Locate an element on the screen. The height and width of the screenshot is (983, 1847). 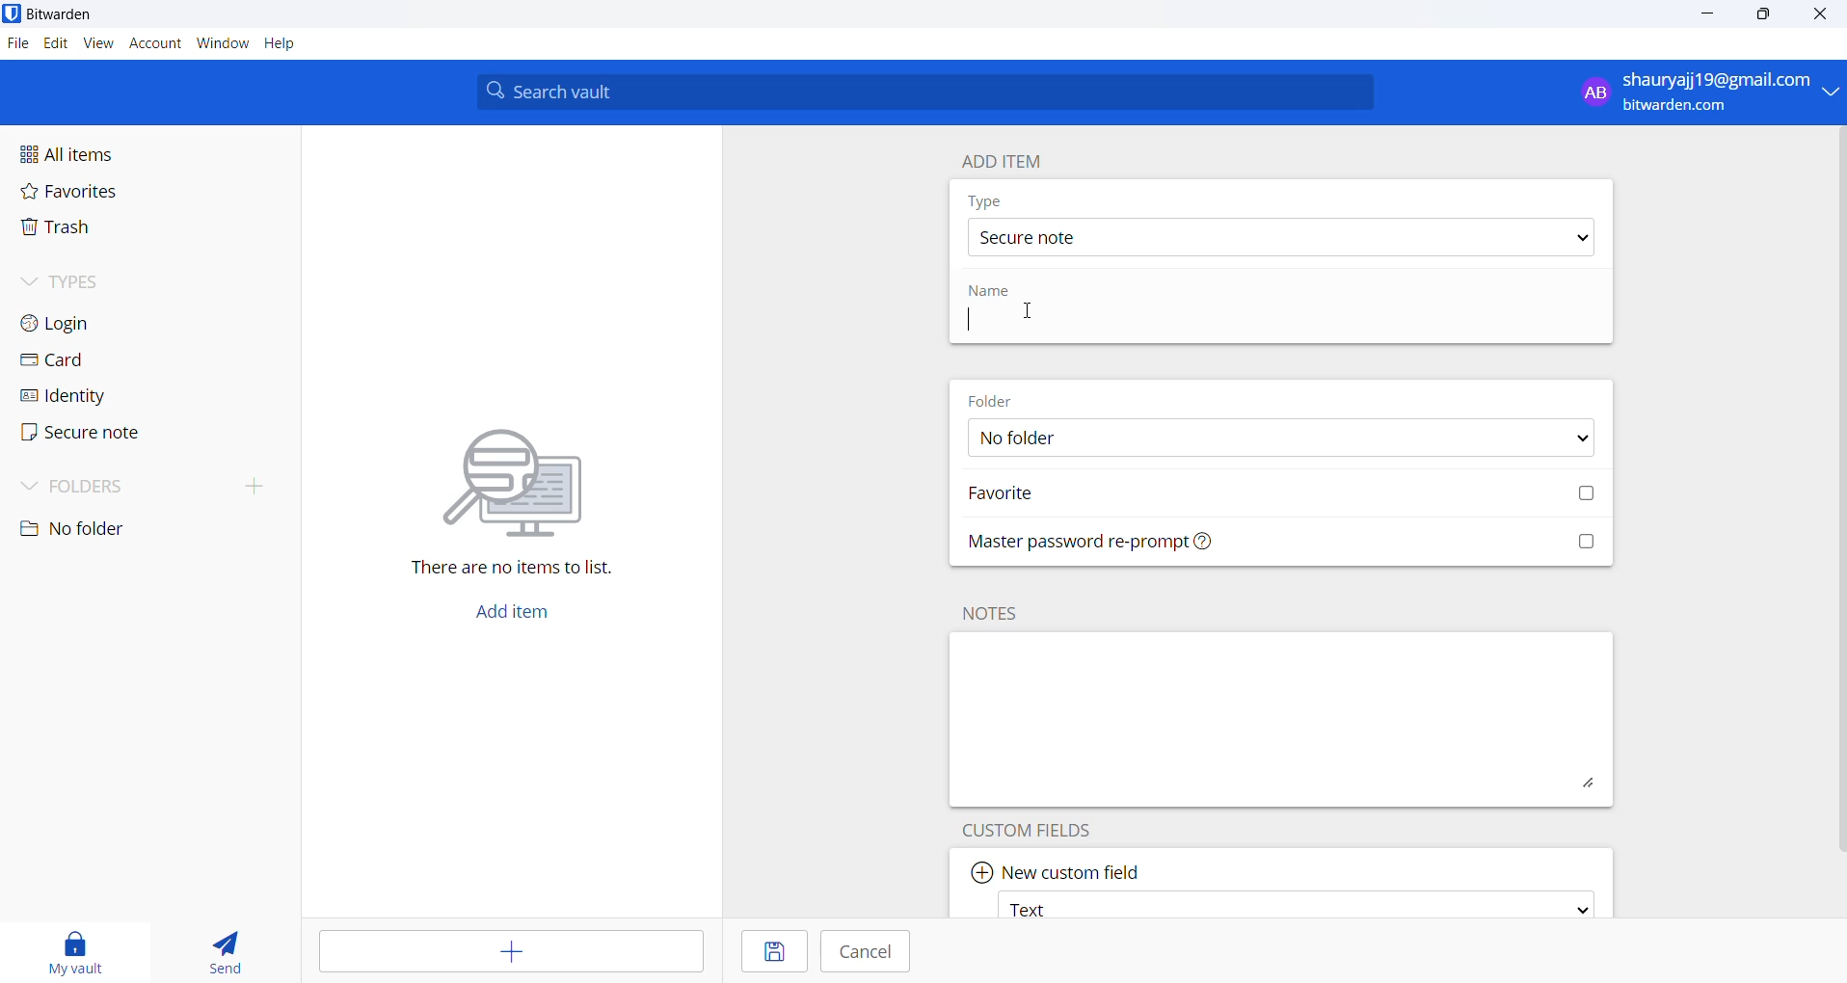
minimize is located at coordinates (1710, 14).